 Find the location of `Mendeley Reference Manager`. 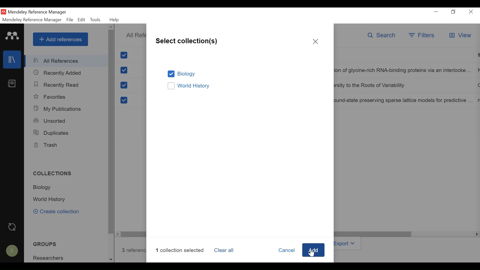

Mendeley Reference Manager is located at coordinates (31, 20).